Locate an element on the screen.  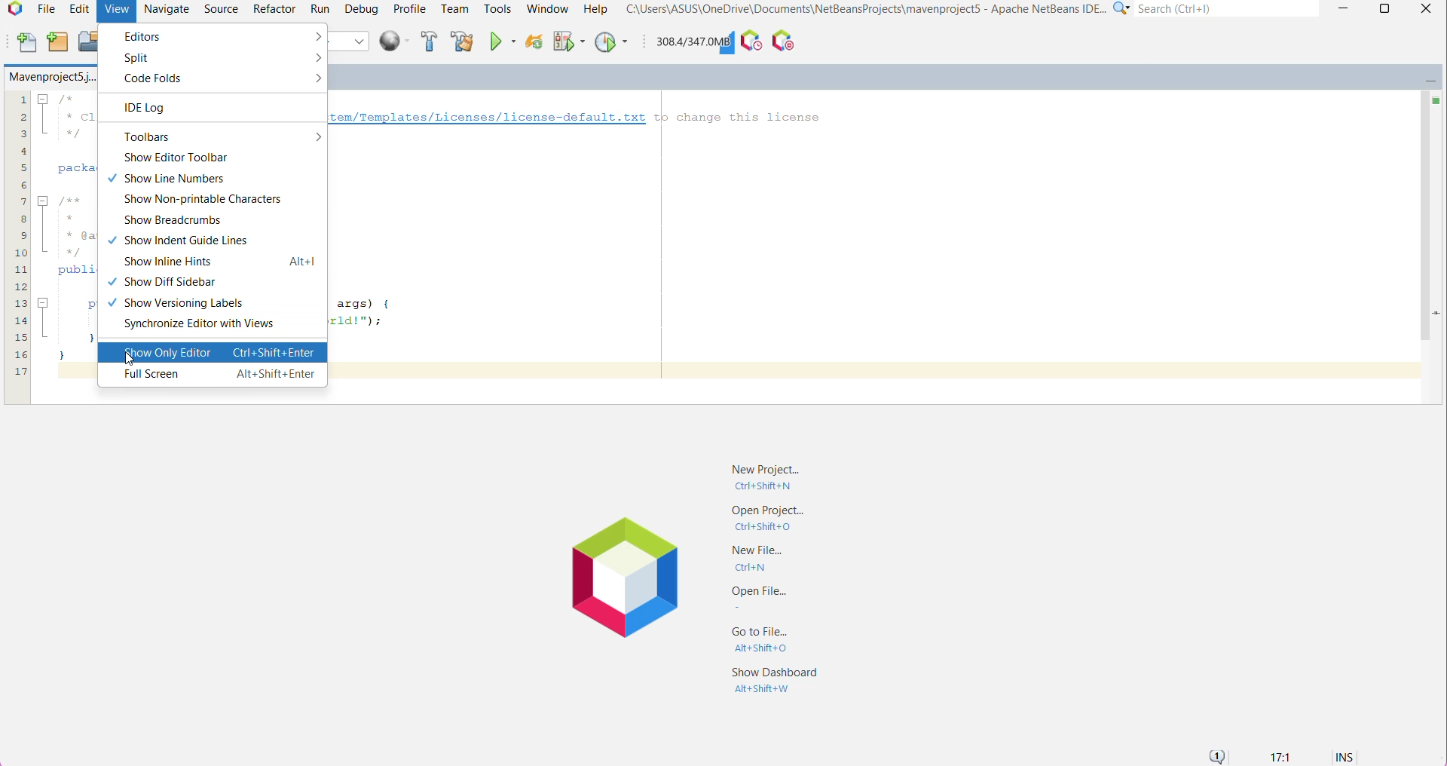
Show Non-printable Characters is located at coordinates (206, 200).